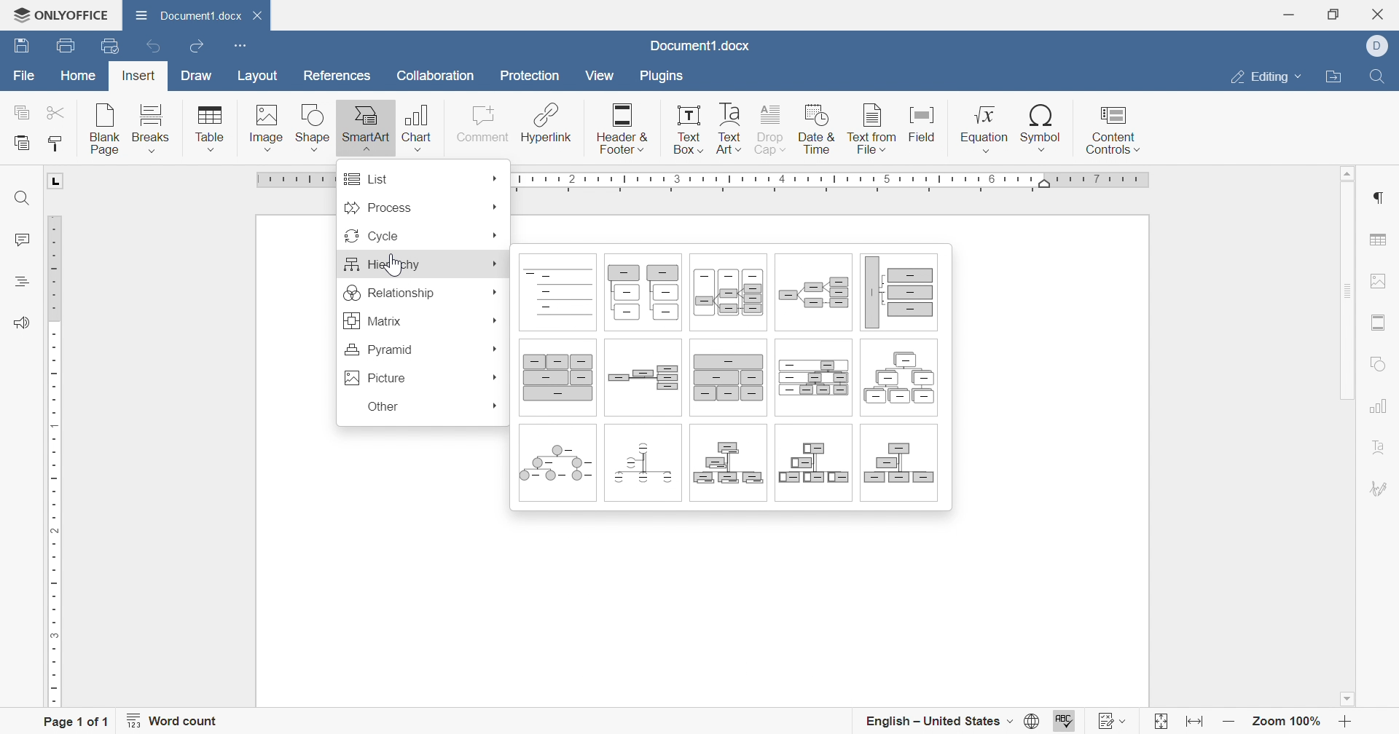 The height and width of the screenshot is (734, 1399). What do you see at coordinates (1192, 722) in the screenshot?
I see `Fit to width` at bounding box center [1192, 722].